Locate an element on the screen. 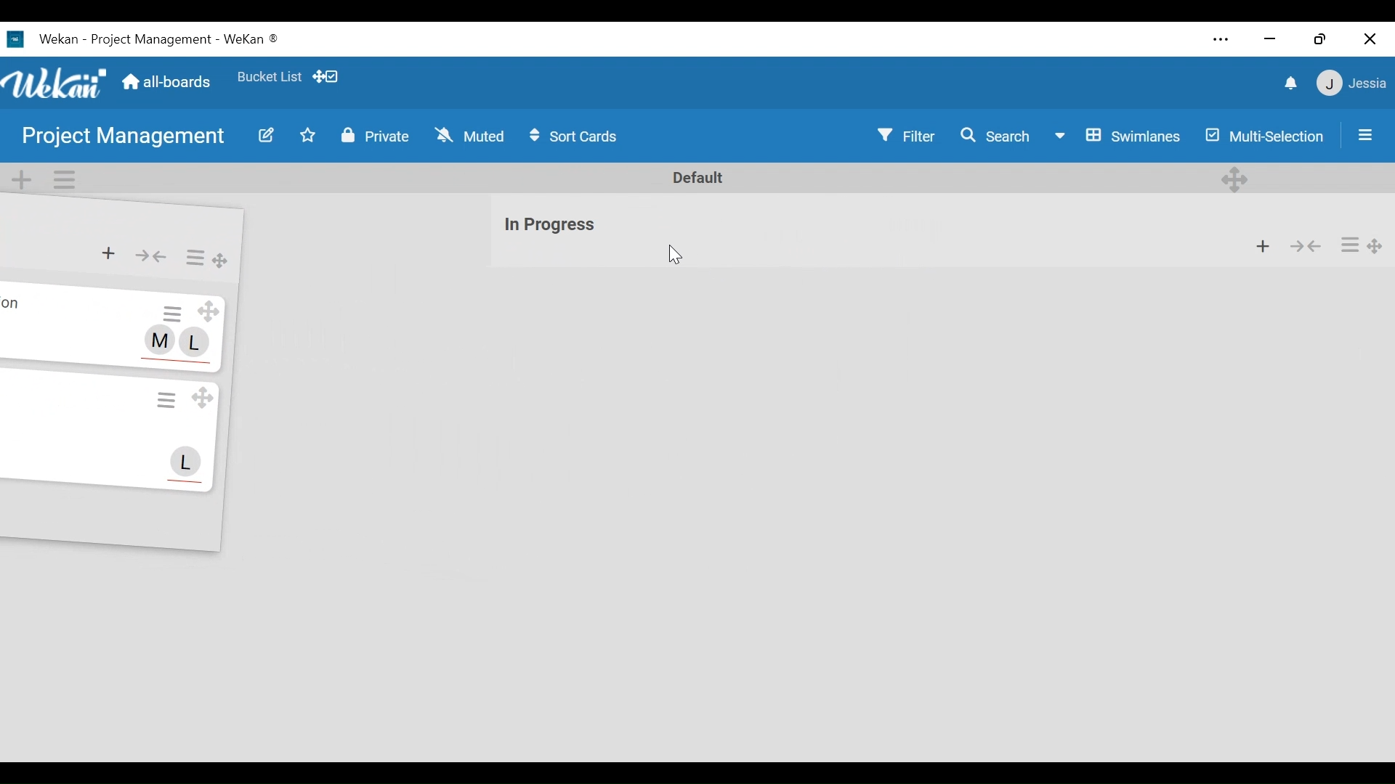 The width and height of the screenshot is (1395, 784). Drag List is located at coordinates (220, 260).